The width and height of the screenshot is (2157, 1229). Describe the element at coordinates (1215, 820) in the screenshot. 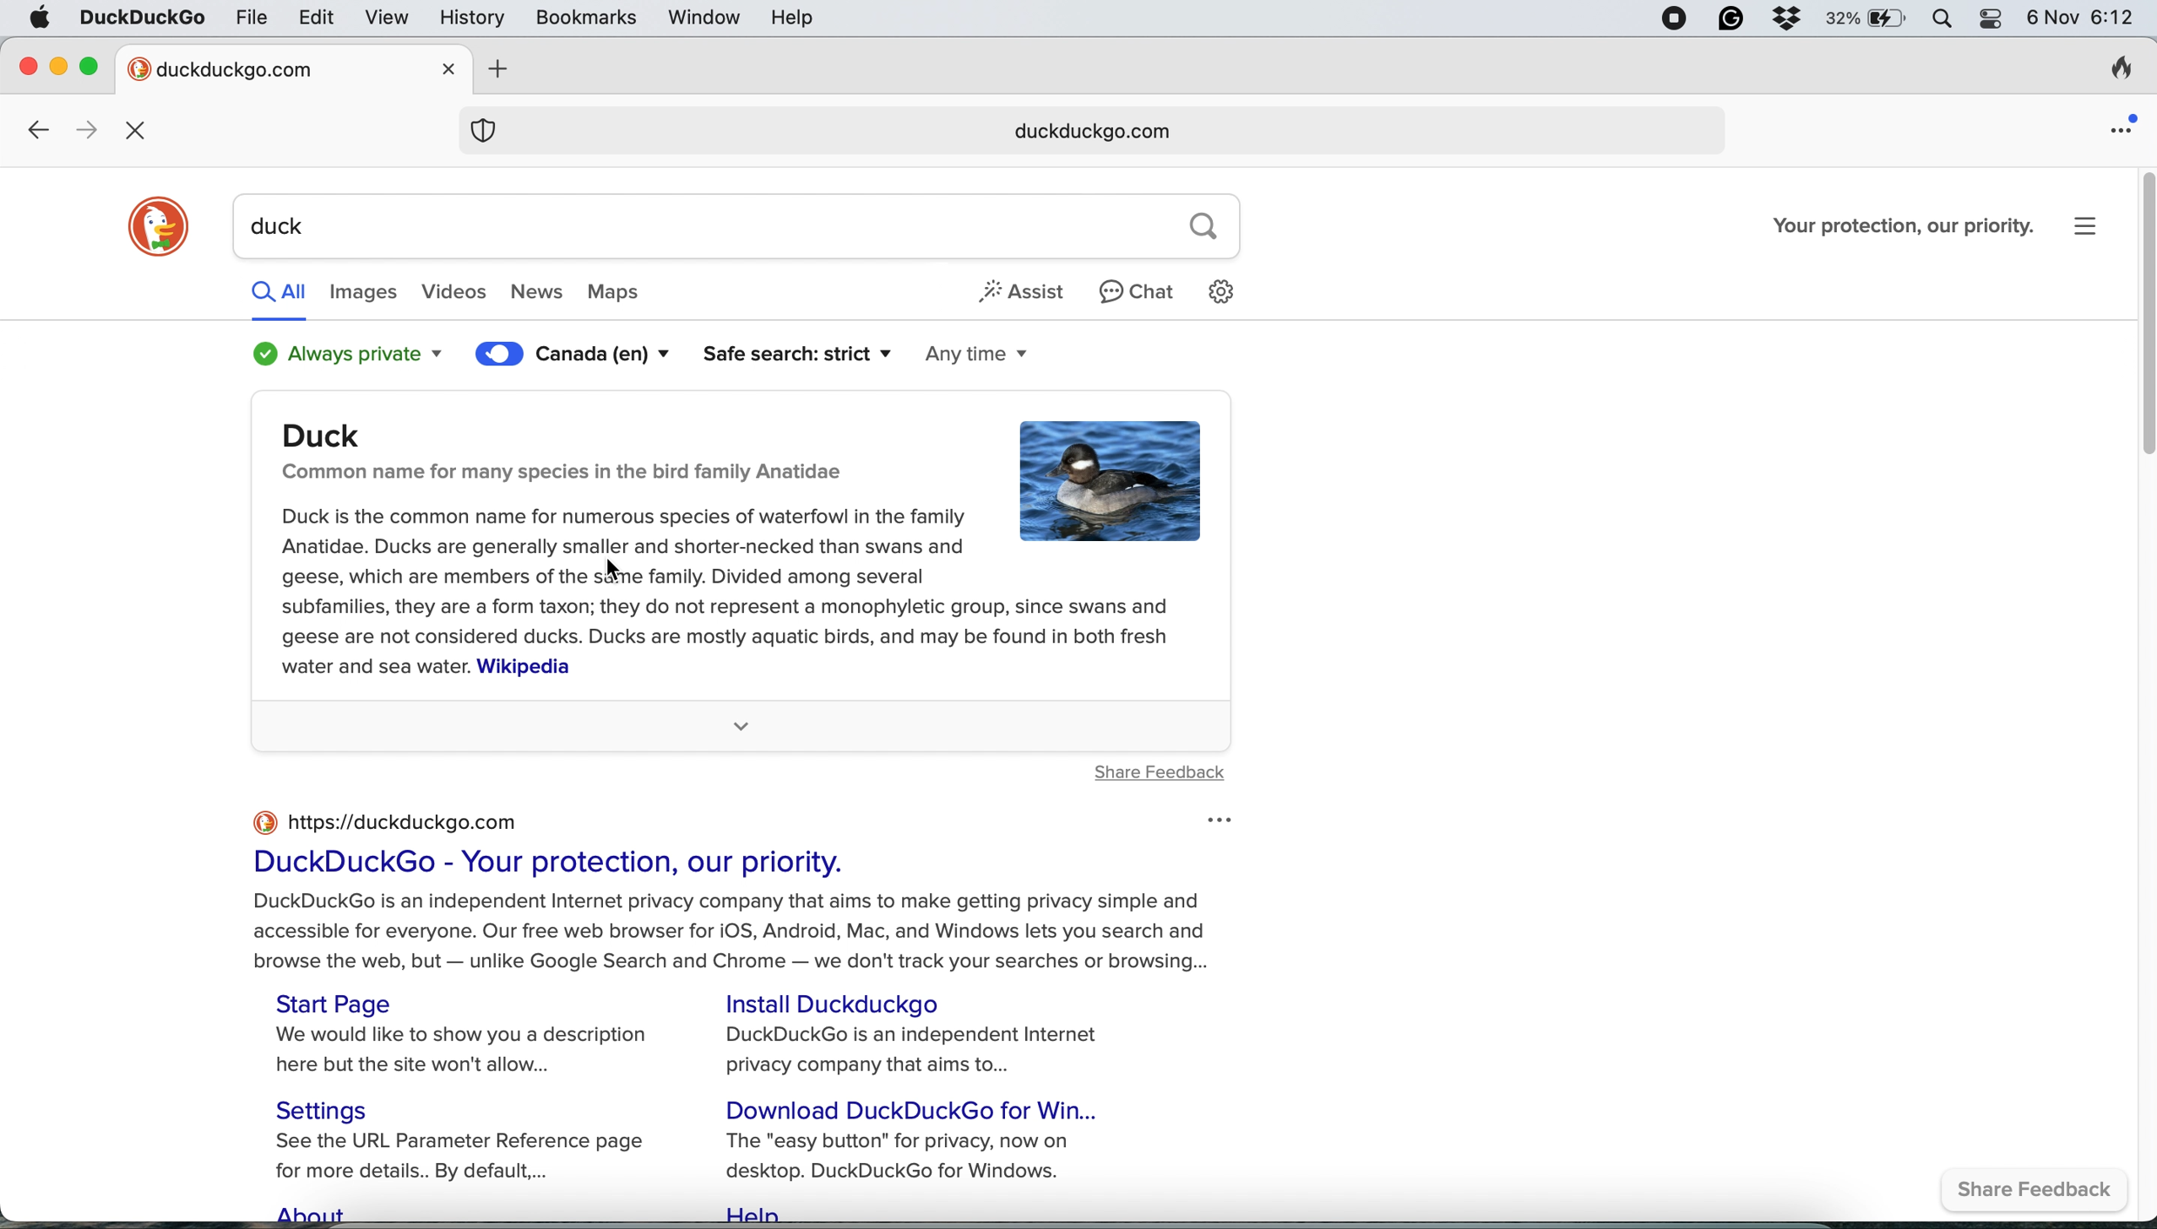

I see `options` at that location.